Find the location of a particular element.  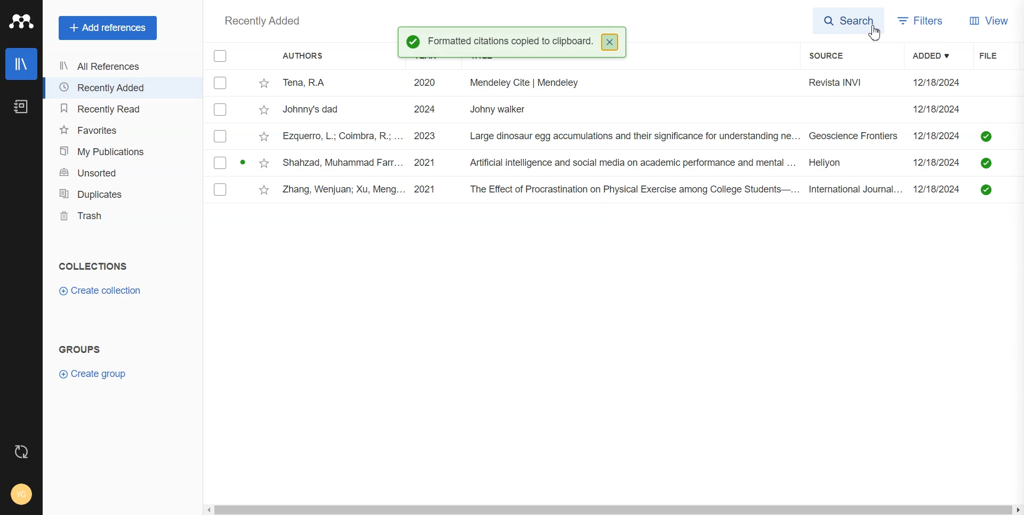

Star is located at coordinates (265, 109).